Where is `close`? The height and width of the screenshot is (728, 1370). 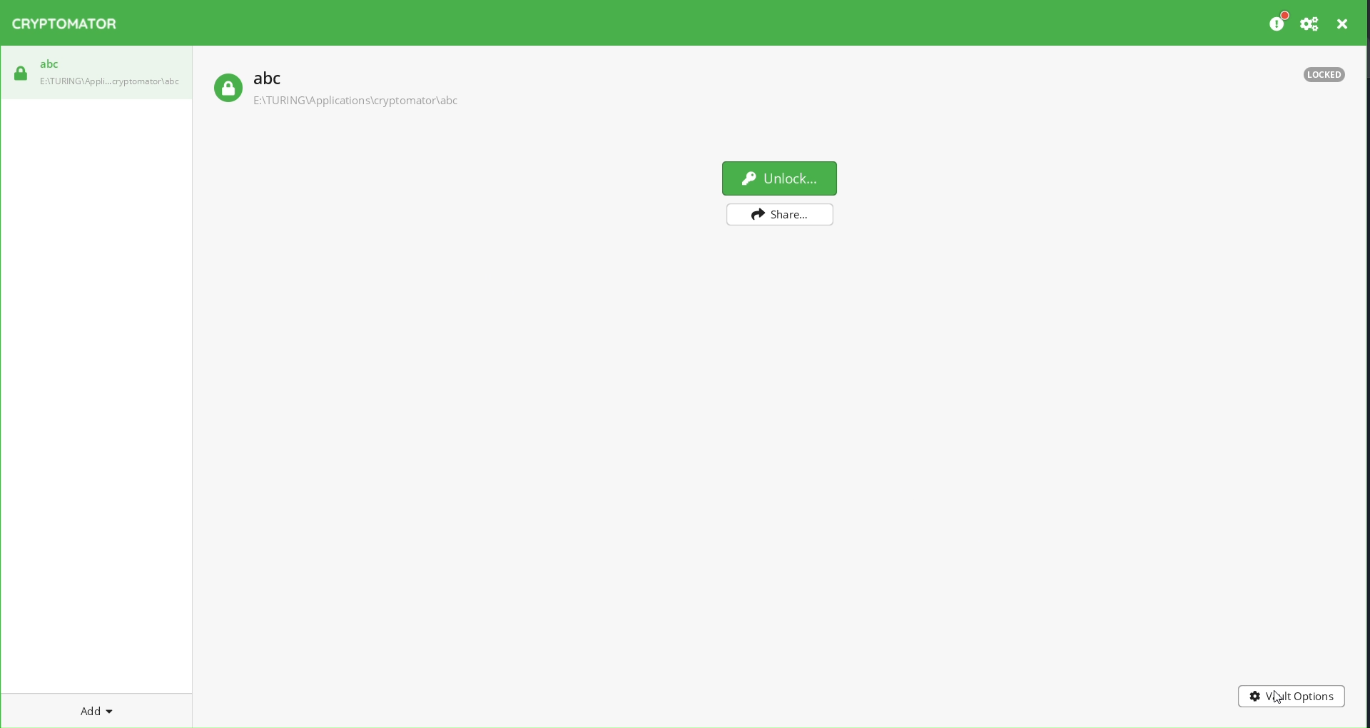 close is located at coordinates (1344, 24).